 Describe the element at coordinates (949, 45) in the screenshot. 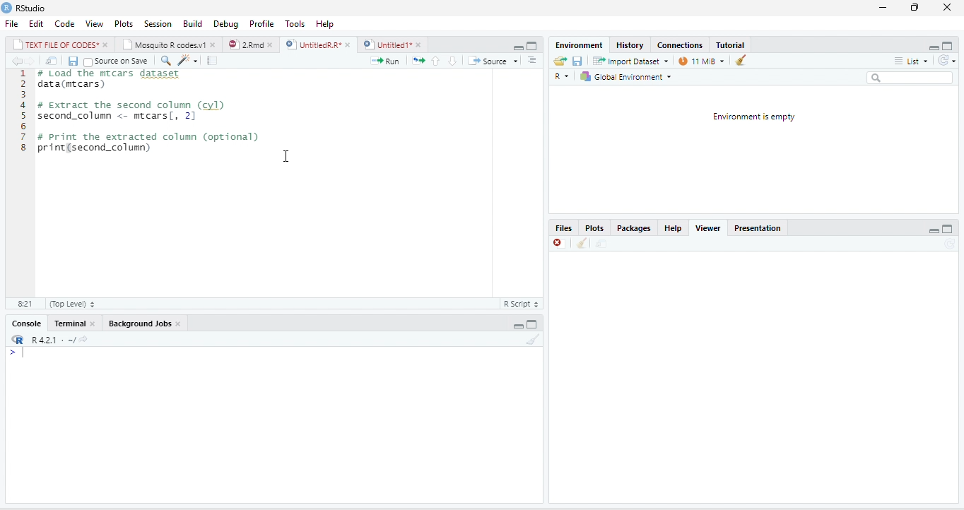

I see `maximize` at that location.